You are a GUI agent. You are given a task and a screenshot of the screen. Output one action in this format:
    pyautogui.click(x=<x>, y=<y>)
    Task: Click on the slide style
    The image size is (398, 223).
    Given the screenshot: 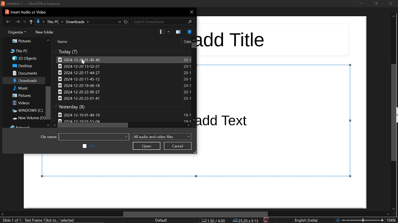 What is the action you would take?
    pyautogui.click(x=161, y=220)
    